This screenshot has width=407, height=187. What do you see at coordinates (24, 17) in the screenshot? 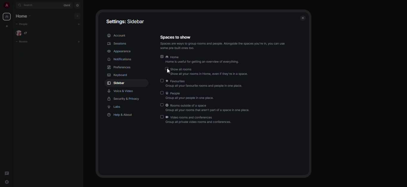
I see `home` at bounding box center [24, 17].